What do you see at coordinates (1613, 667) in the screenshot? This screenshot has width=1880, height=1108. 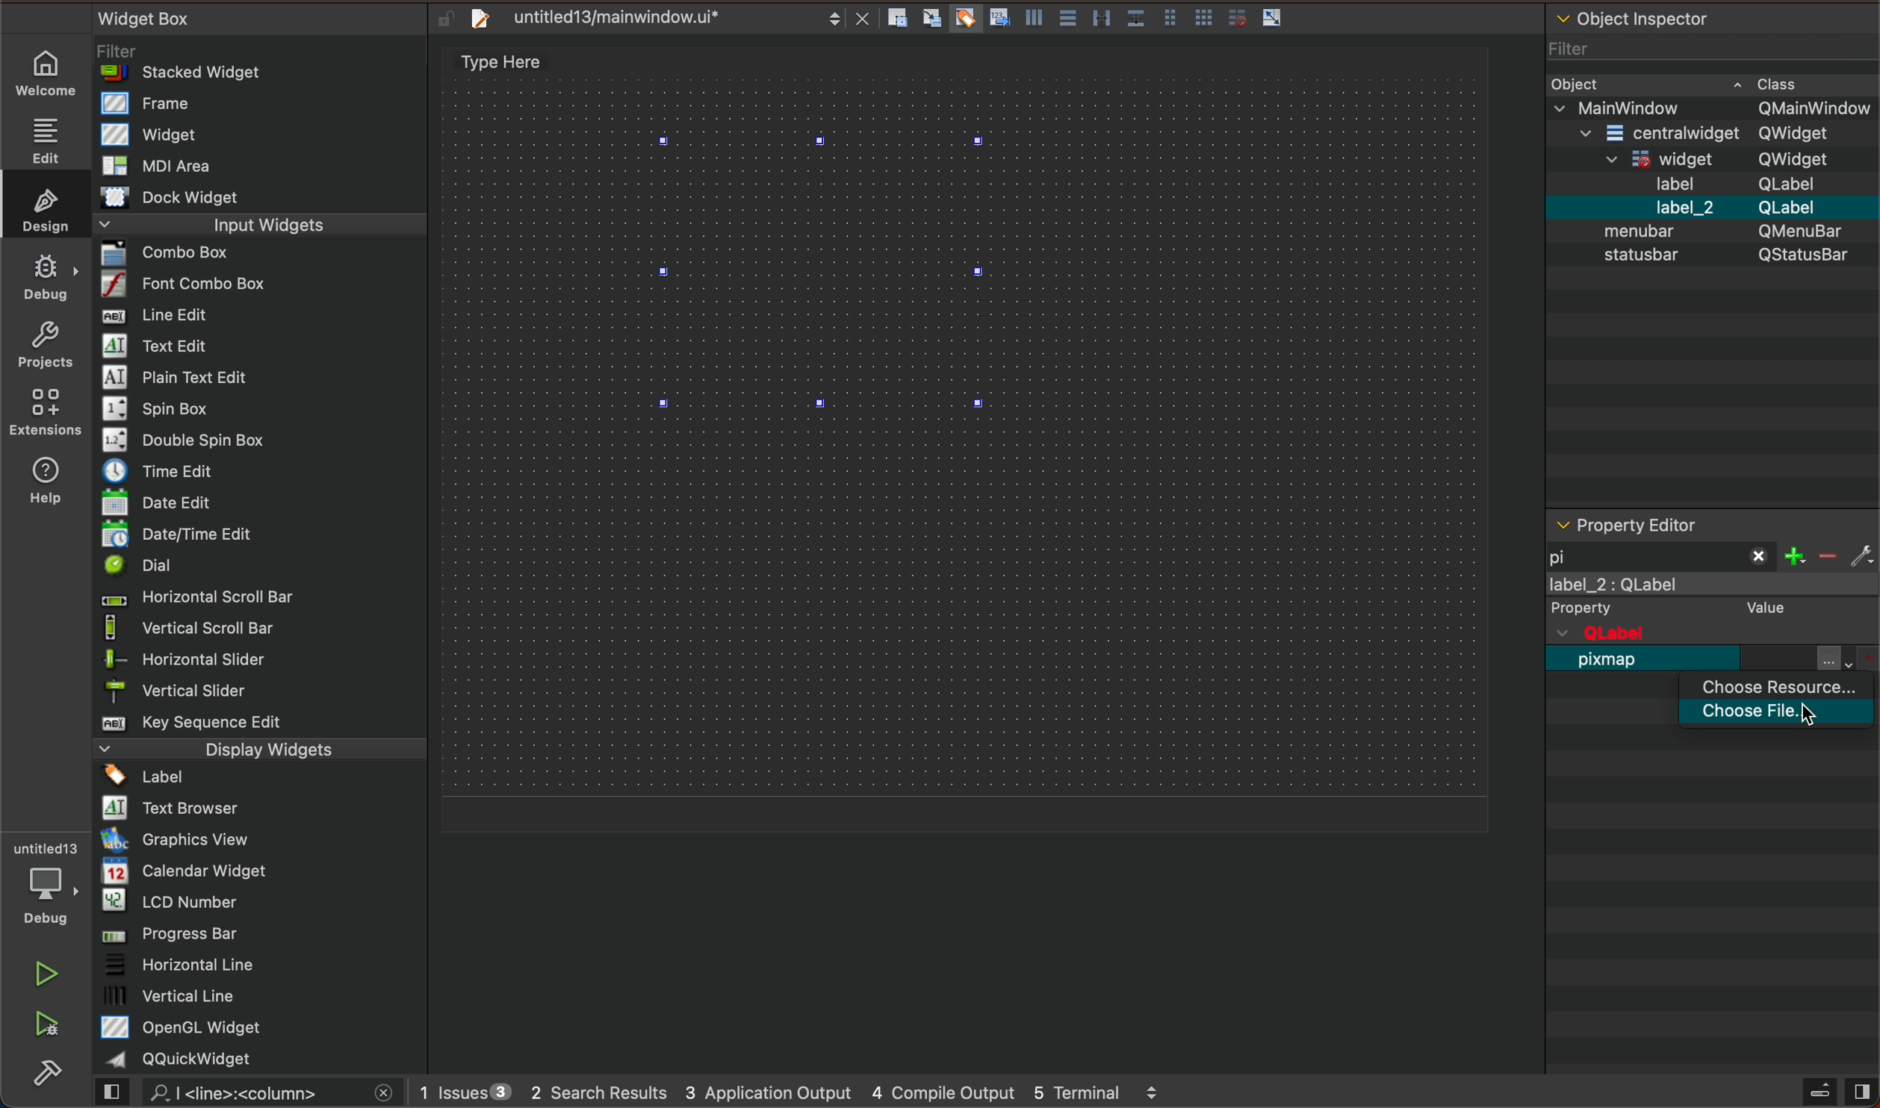 I see `pixmap` at bounding box center [1613, 667].